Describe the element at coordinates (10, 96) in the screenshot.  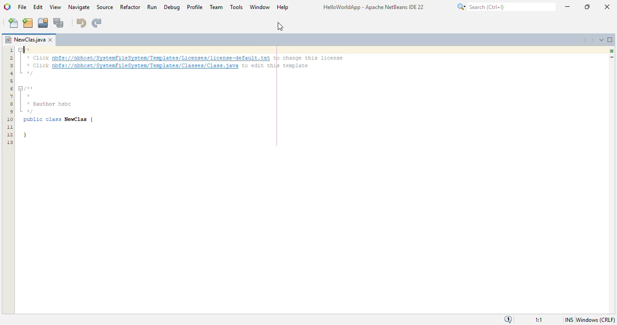
I see `line numbers` at that location.